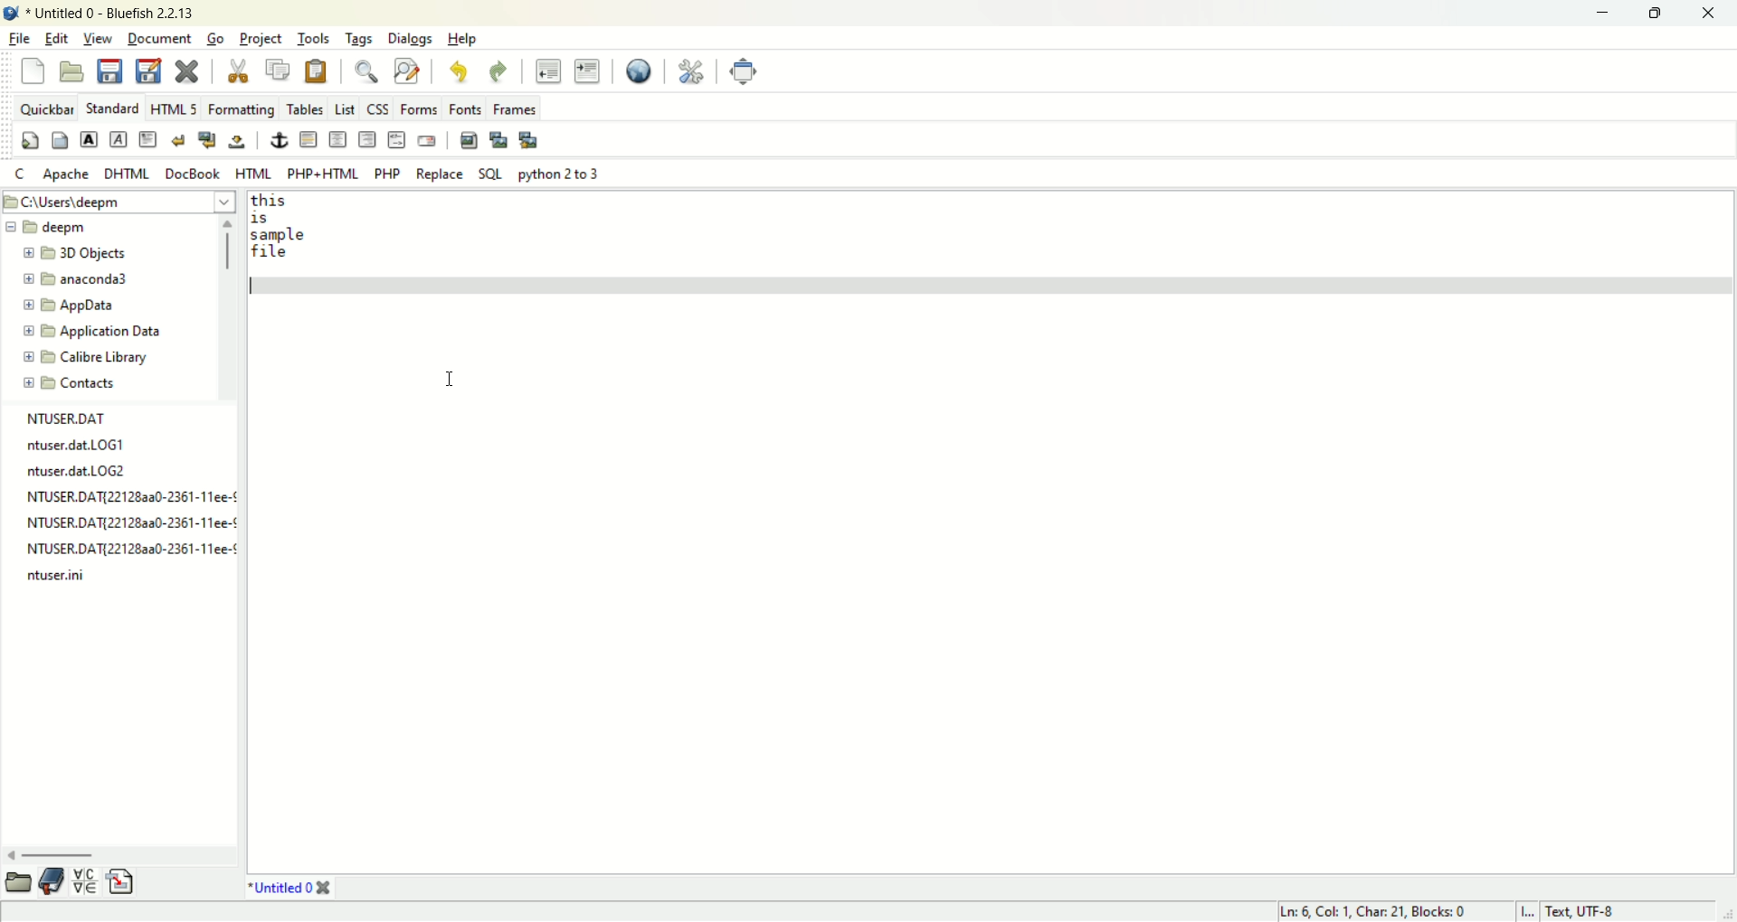  What do you see at coordinates (111, 13) in the screenshot?
I see `title` at bounding box center [111, 13].